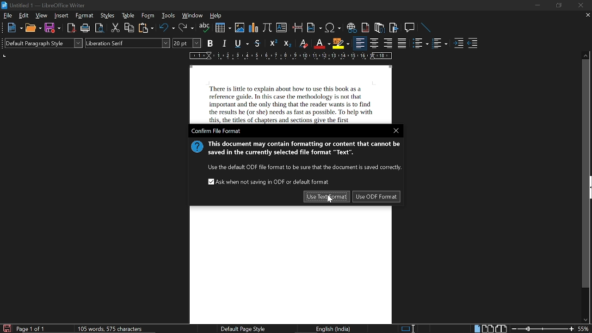 The width and height of the screenshot is (592, 333). Describe the element at coordinates (129, 28) in the screenshot. I see `copy` at that location.